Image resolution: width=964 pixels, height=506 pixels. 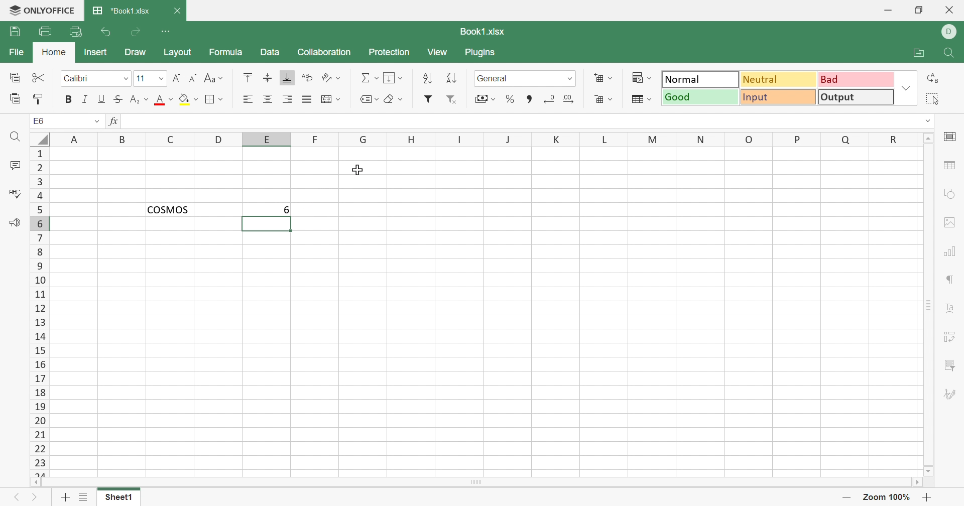 What do you see at coordinates (929, 305) in the screenshot?
I see `Scroll bar` at bounding box center [929, 305].